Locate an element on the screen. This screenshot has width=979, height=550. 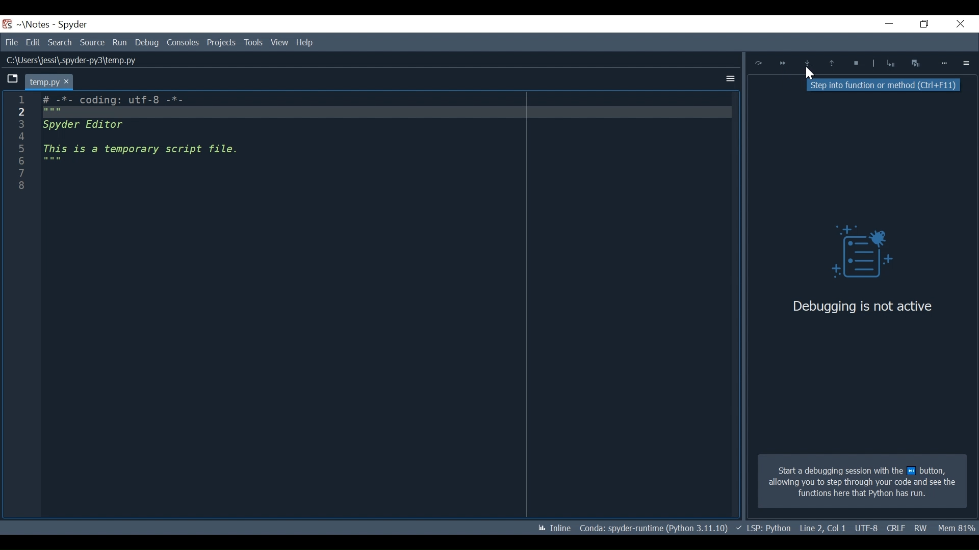
Execute Current Line is located at coordinates (759, 63).